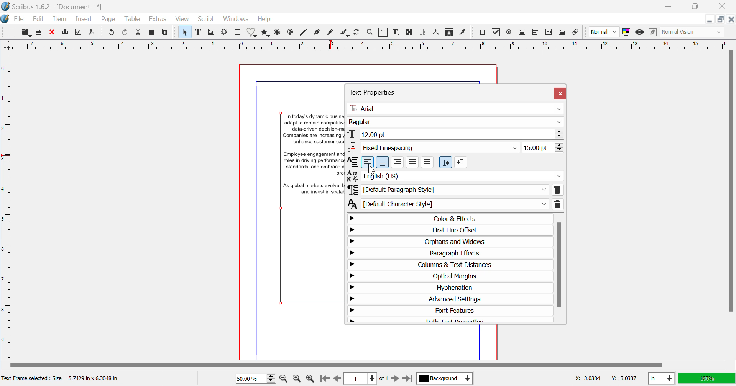 The width and height of the screenshot is (736, 386). I want to click on Last Page, so click(408, 379).